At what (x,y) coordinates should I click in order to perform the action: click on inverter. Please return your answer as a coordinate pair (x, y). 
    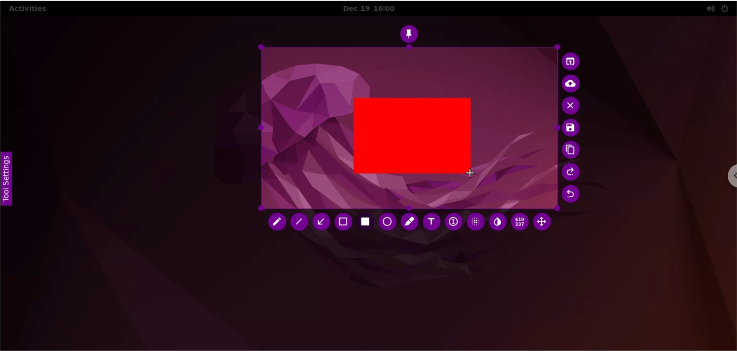
    Looking at the image, I should click on (498, 223).